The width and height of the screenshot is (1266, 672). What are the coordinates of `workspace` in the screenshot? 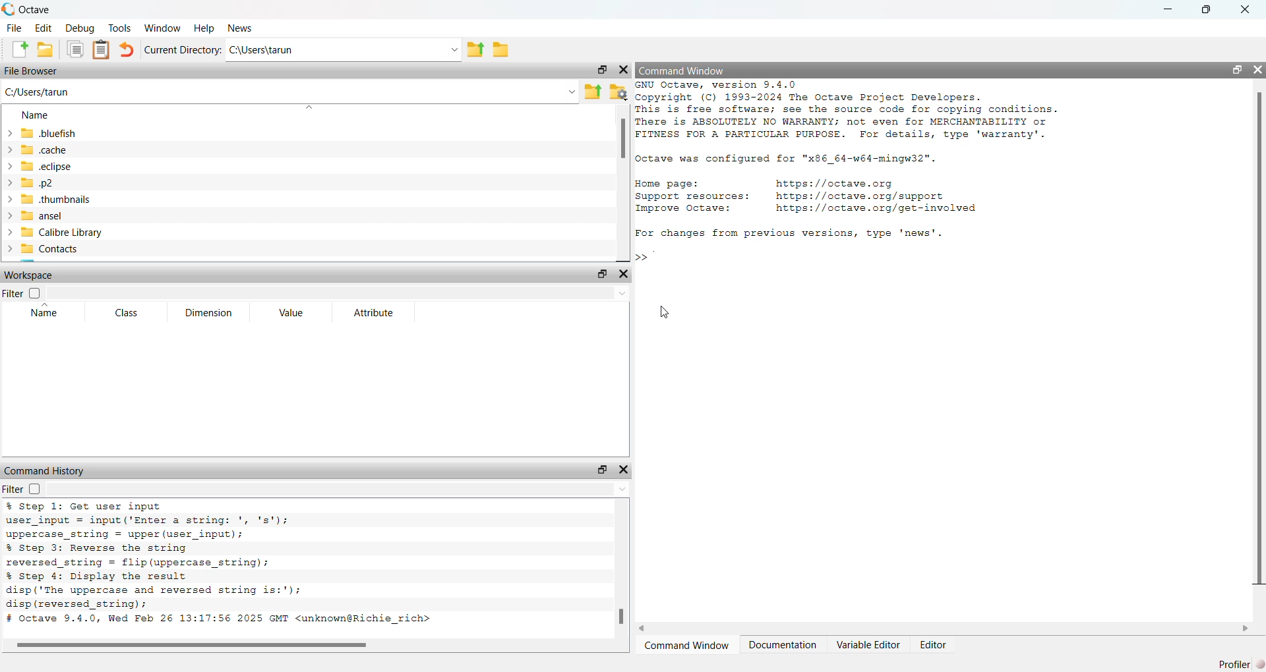 It's located at (31, 277).